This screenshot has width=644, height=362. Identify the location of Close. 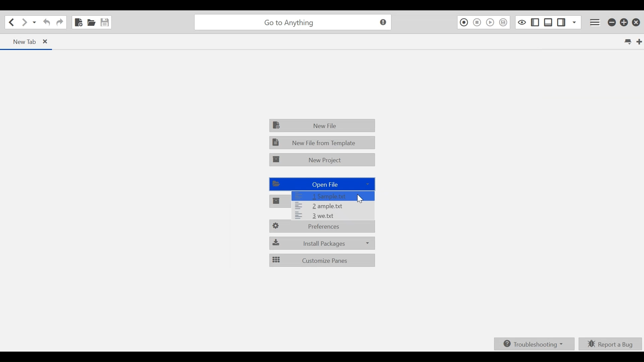
(637, 21).